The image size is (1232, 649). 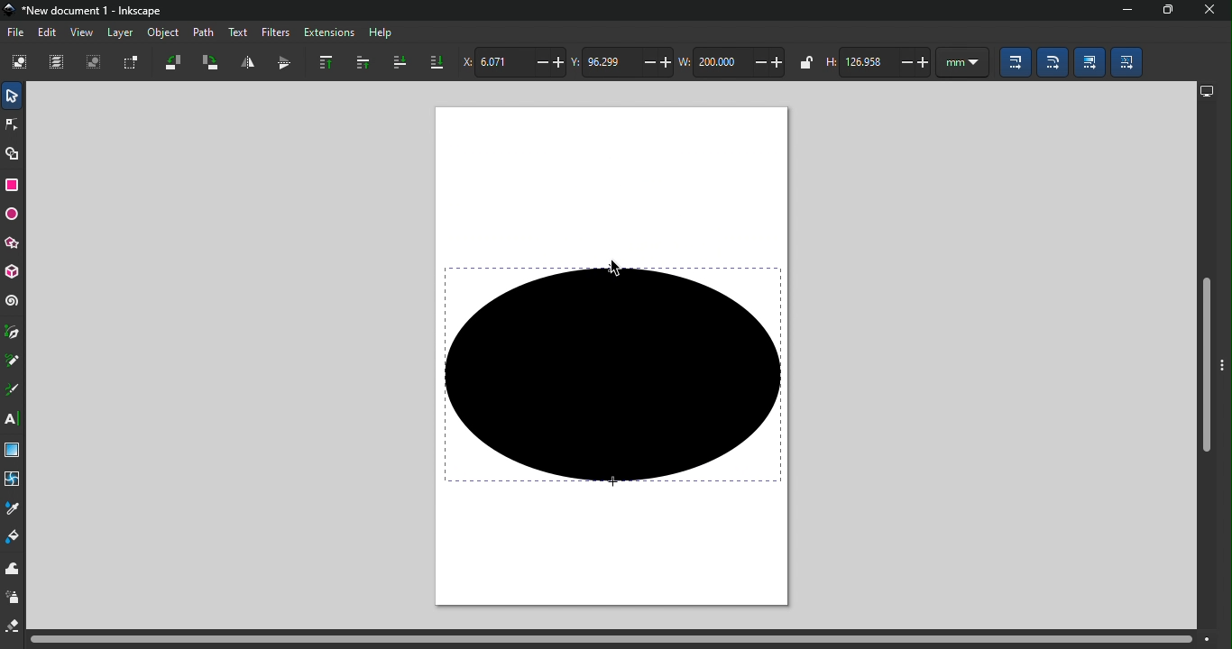 I want to click on cursor, so click(x=620, y=271).